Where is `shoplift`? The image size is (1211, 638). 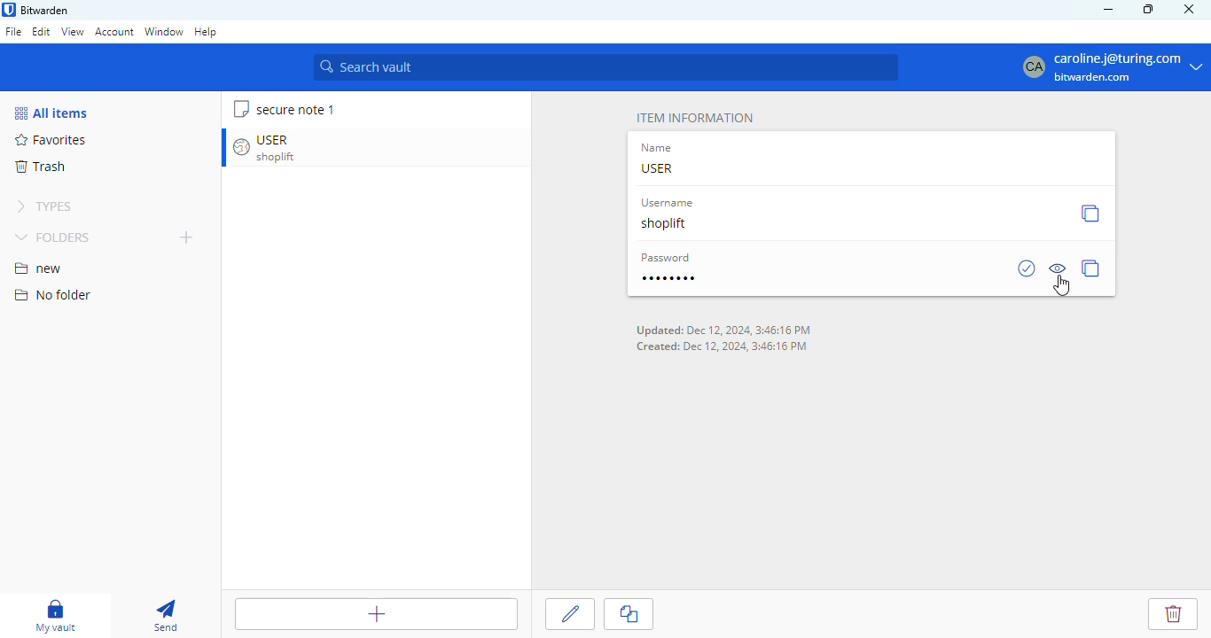 shoplift is located at coordinates (666, 224).